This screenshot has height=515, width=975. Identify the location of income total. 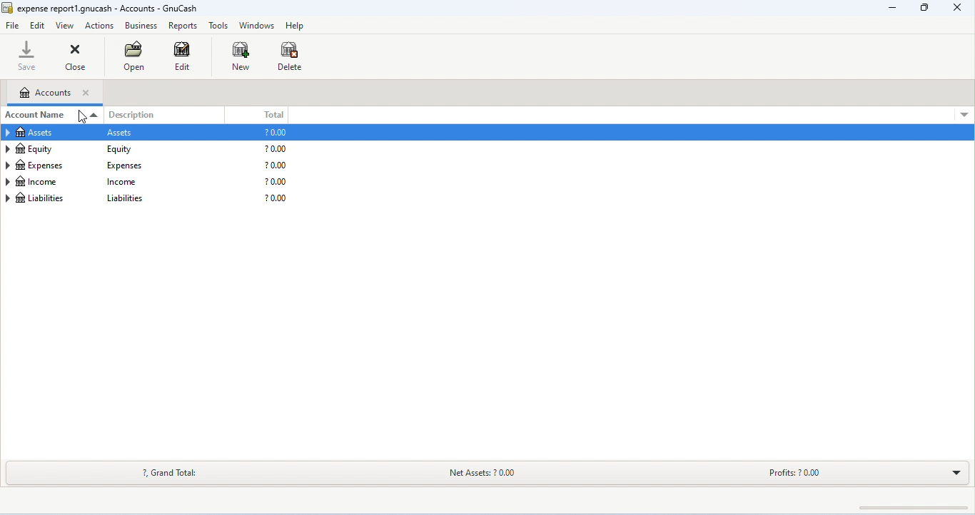
(278, 183).